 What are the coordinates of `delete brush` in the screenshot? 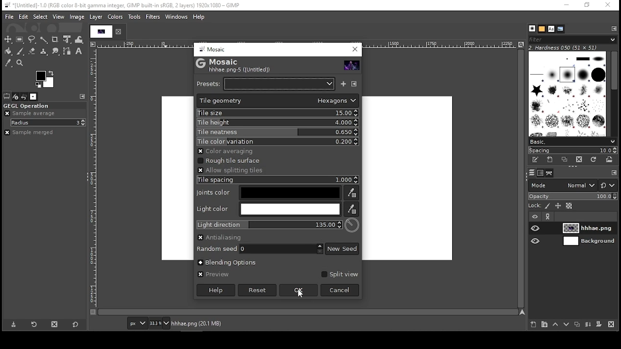 It's located at (578, 160).